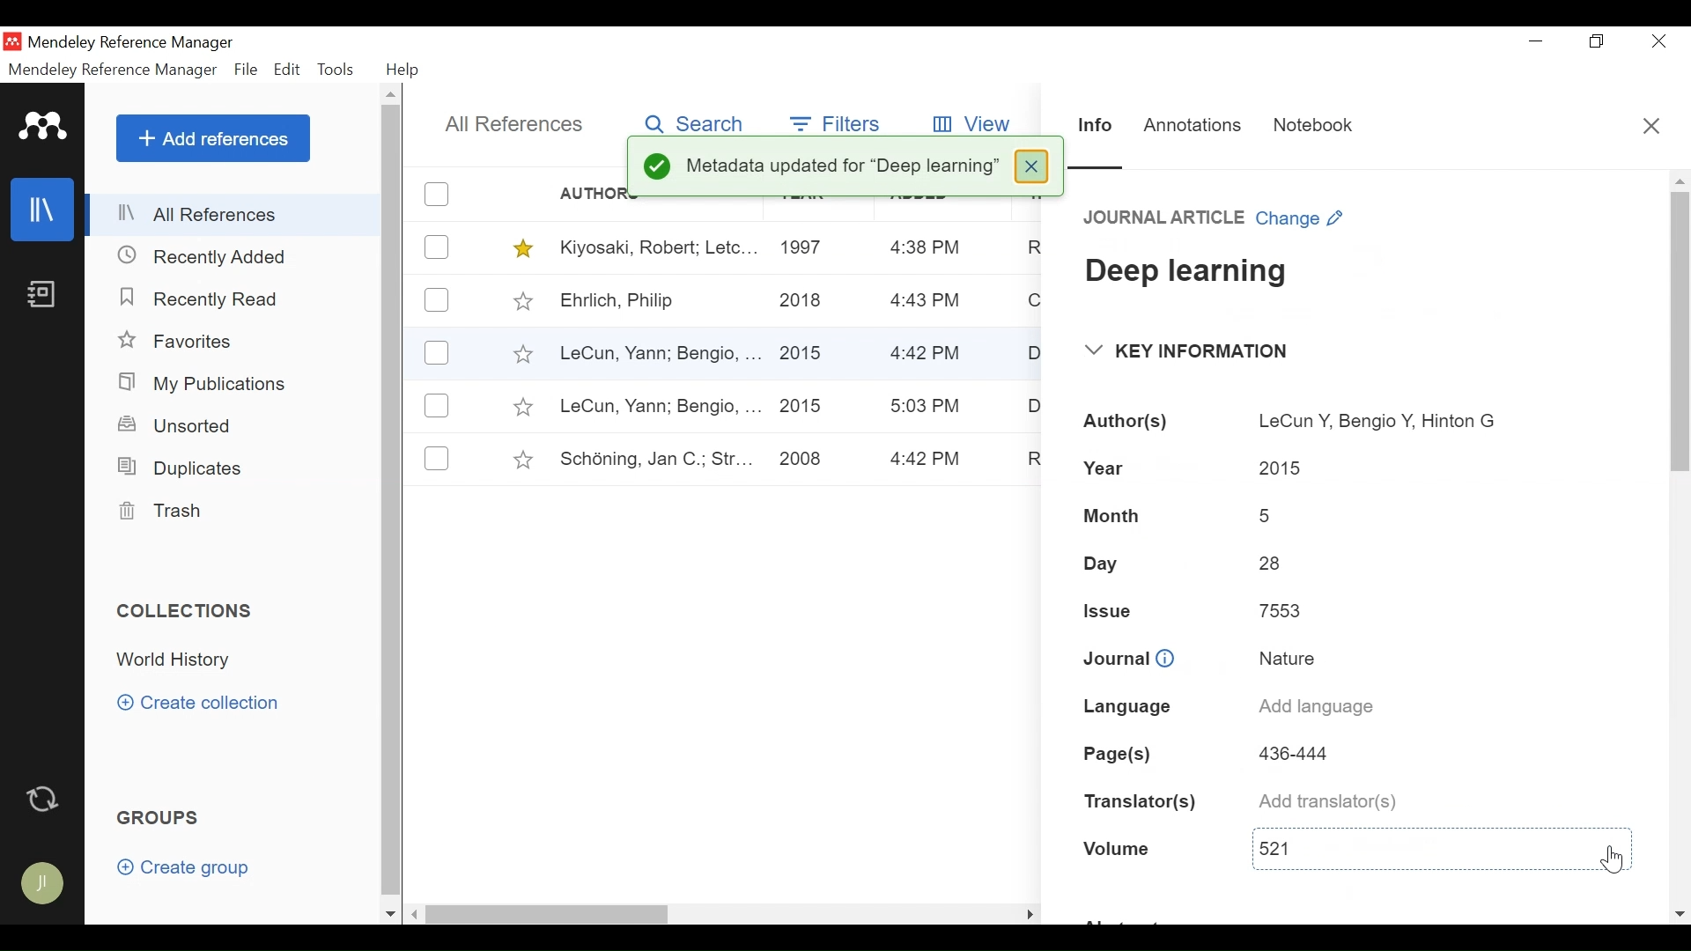  Describe the element at coordinates (436, 299) in the screenshot. I see `(un)select` at that location.